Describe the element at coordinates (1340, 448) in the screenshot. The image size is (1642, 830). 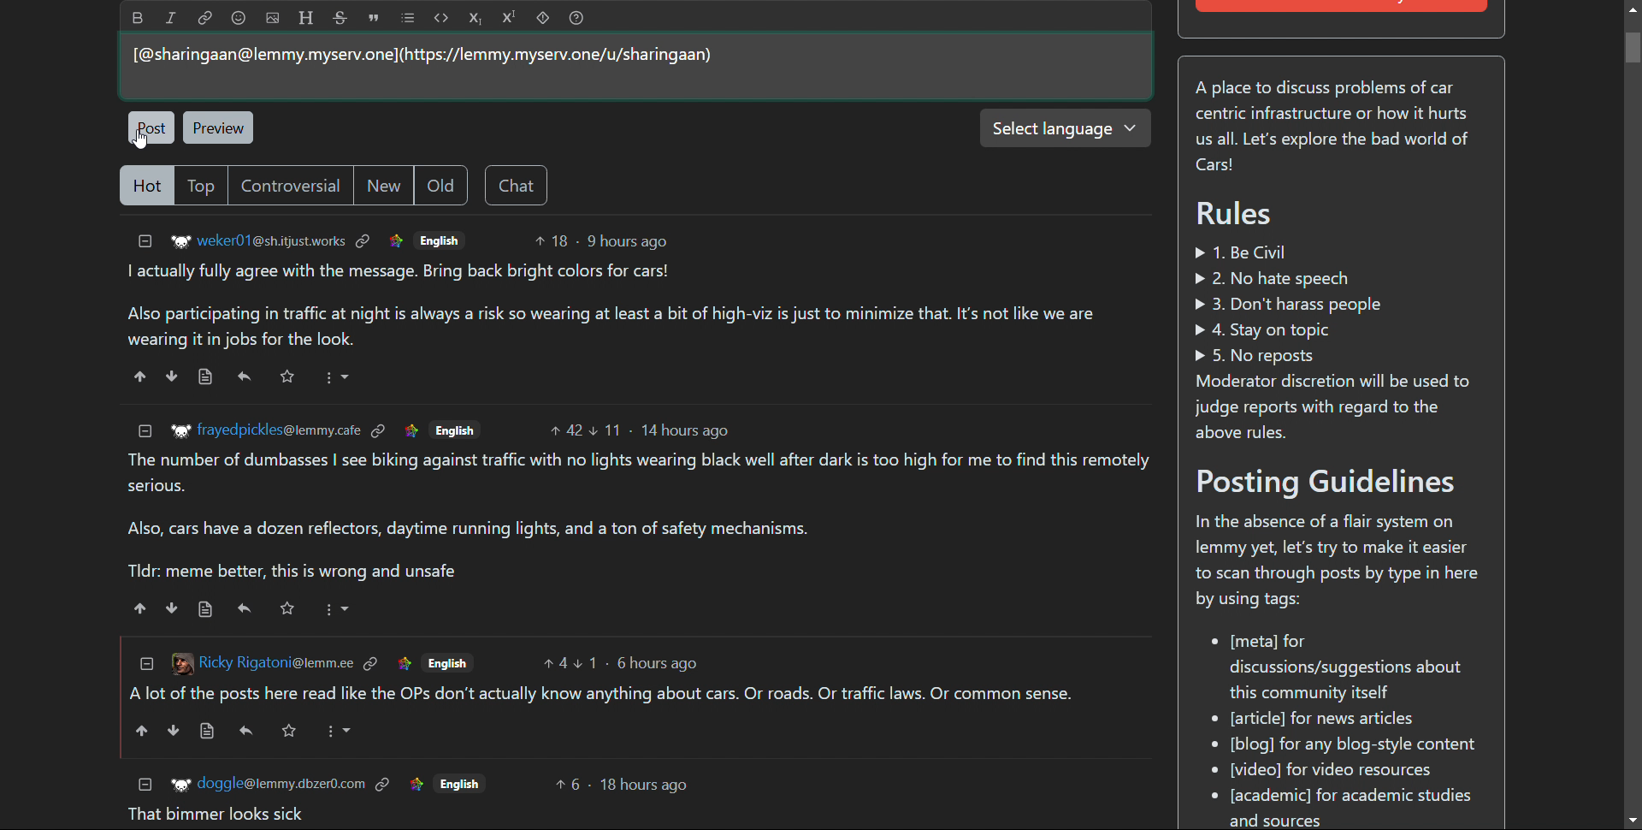
I see `A place to discuss problems of car
centric infrastructure or how it hurts
us all. Let's explore the bad world of
Cars!

Rules

» 1. Be Civil

» 2. No hate speech

» 3. Don't harass people

> 4. Stay on topic

» 5. No reposts

Moderator discretion will be used to
judge reports with regard to the
above rules.

Posting Guidelines
In the absence of a flair system on
lemmy yet, let's try to make it easier
to scan through posts by type in here
by using tags:

* [meta] for
discussions/suggestions about
this community itself

eo [article] for news articles

[blog] for any blog-style content

* [video] for video resources

* [academic] for academic studies
and sources` at that location.